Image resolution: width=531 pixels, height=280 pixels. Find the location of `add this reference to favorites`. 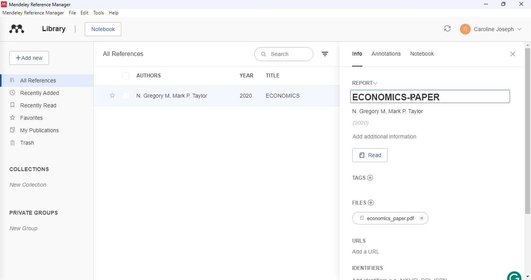

add this reference to favorites is located at coordinates (112, 96).